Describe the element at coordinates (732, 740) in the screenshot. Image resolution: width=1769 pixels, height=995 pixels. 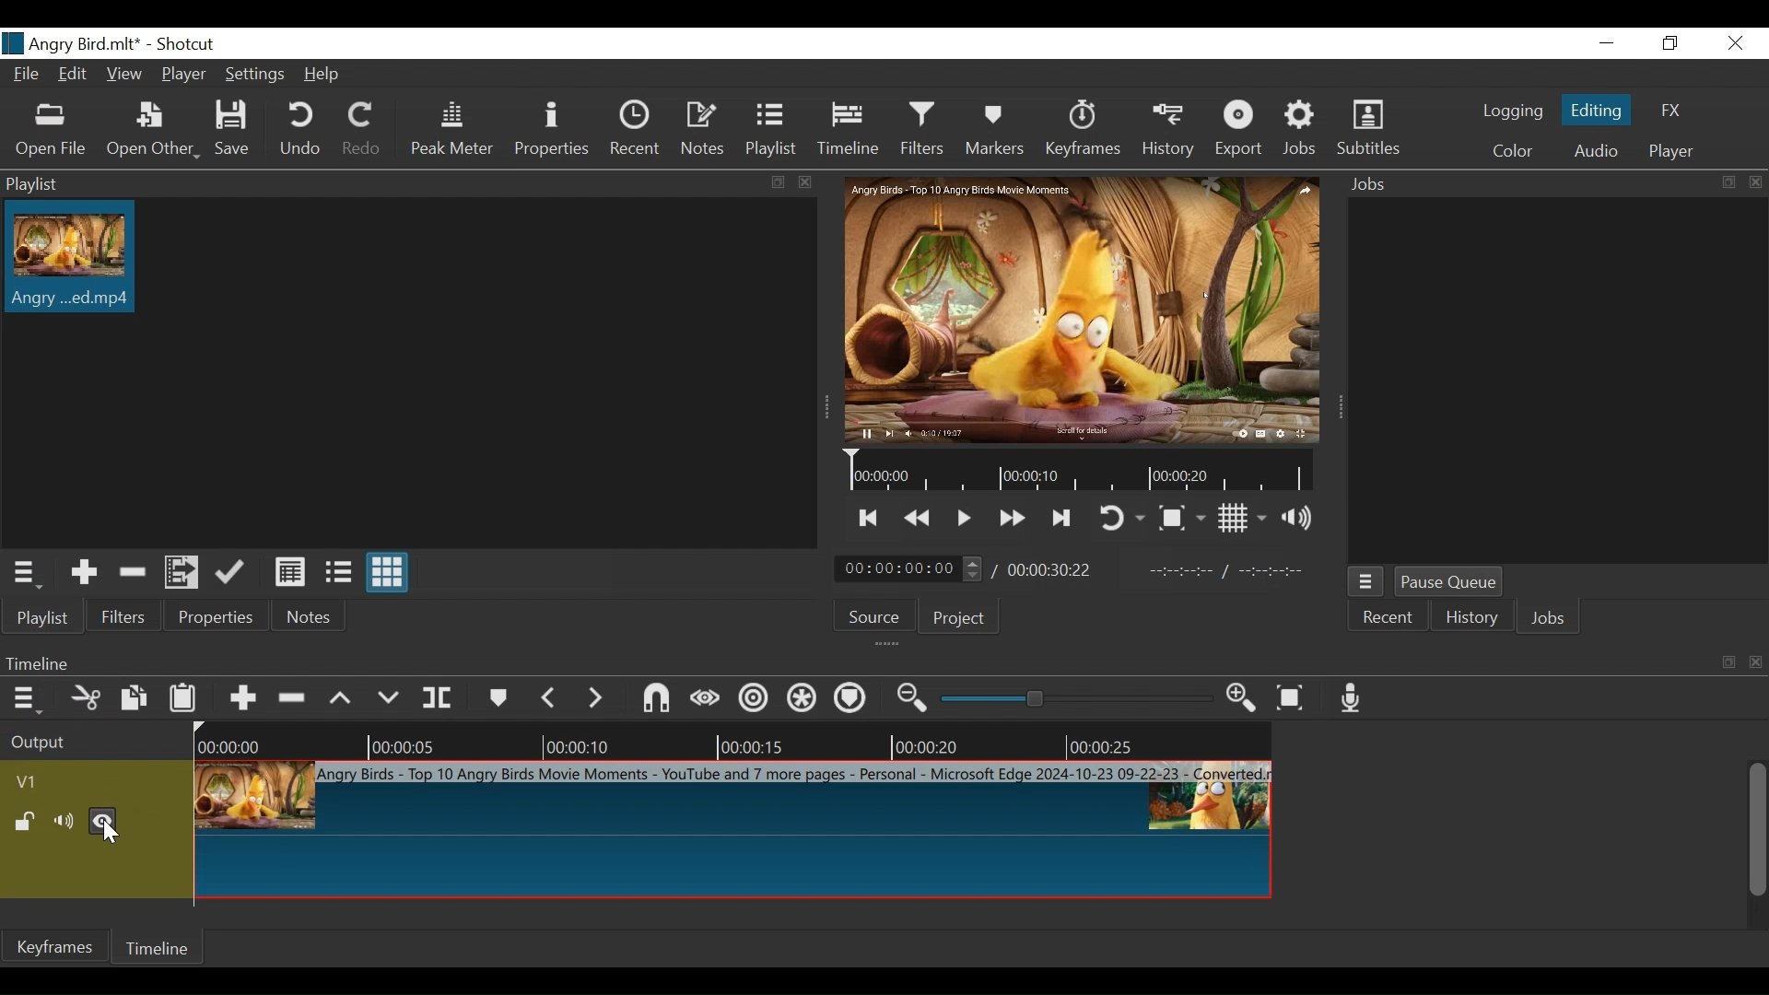
I see `Timeline` at that location.